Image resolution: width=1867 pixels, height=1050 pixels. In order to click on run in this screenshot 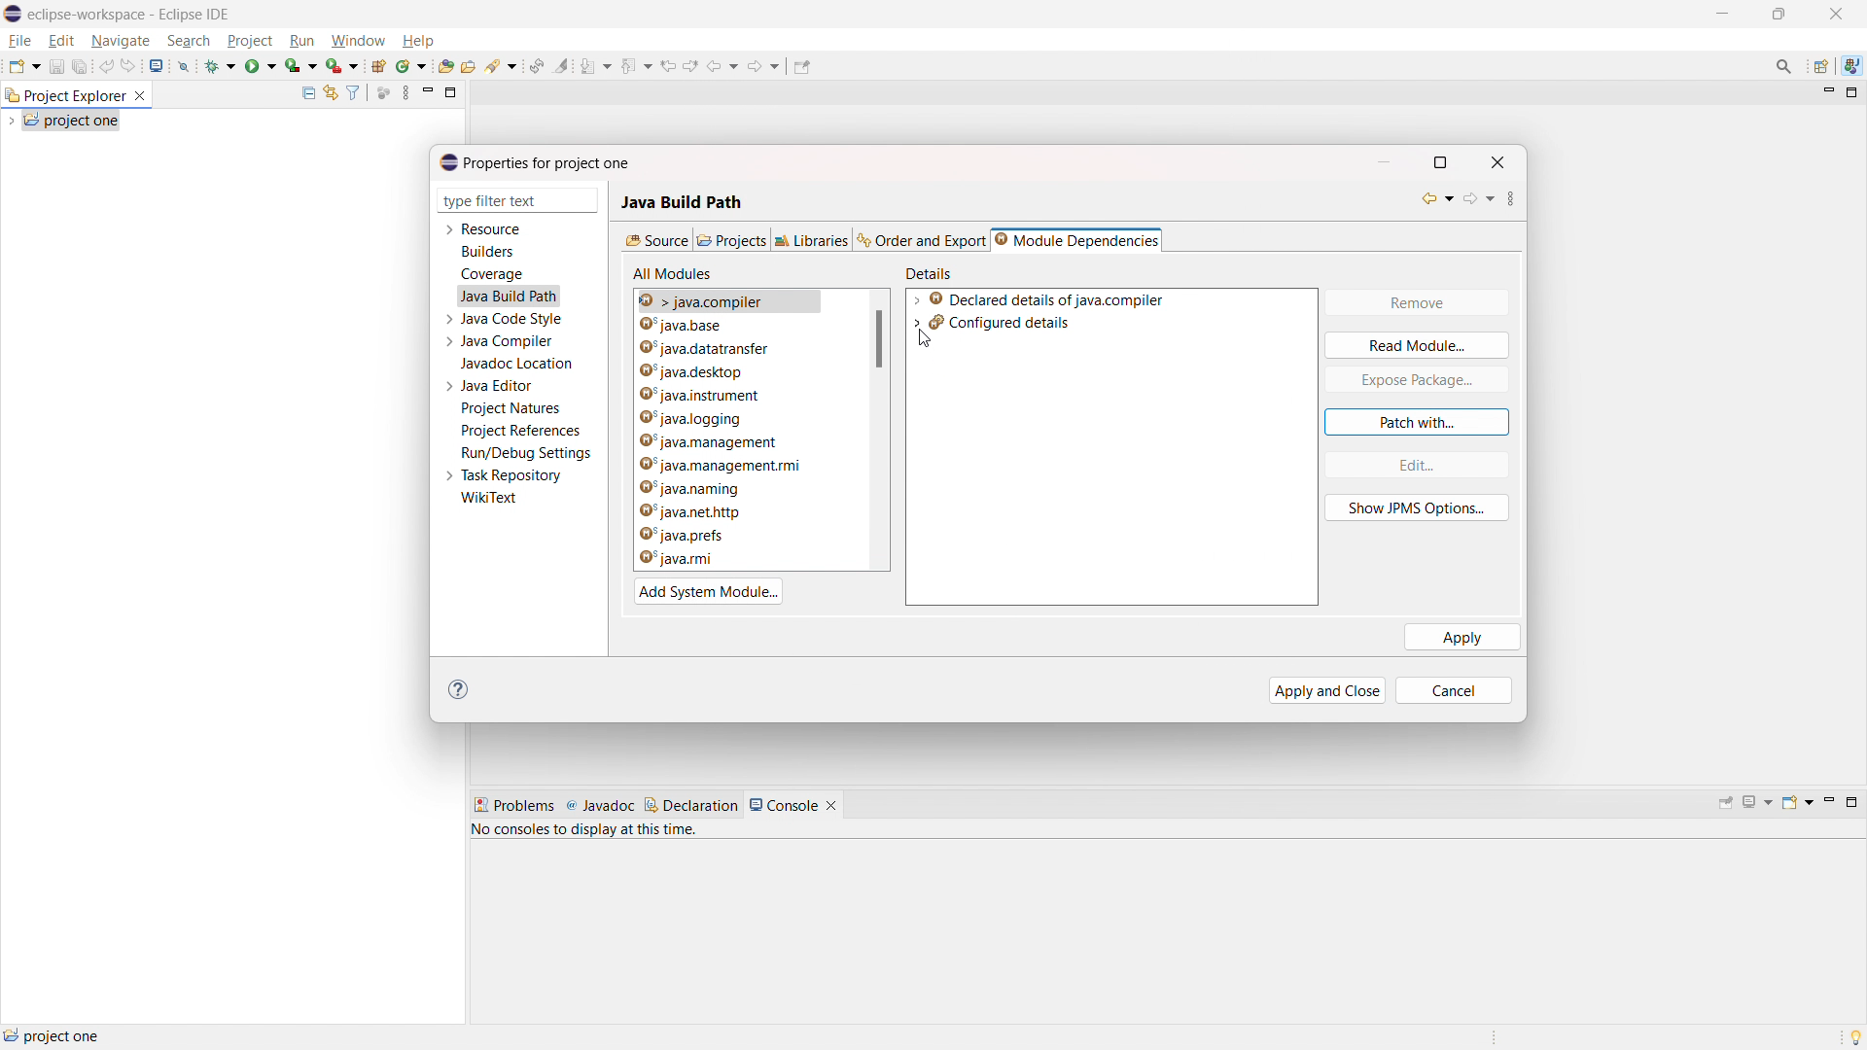, I will do `click(261, 64)`.